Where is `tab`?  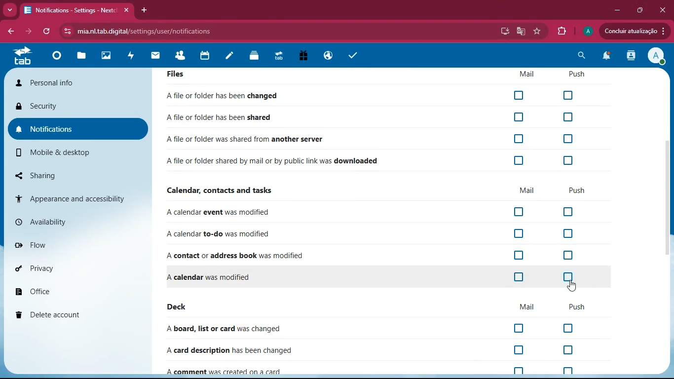 tab is located at coordinates (281, 57).